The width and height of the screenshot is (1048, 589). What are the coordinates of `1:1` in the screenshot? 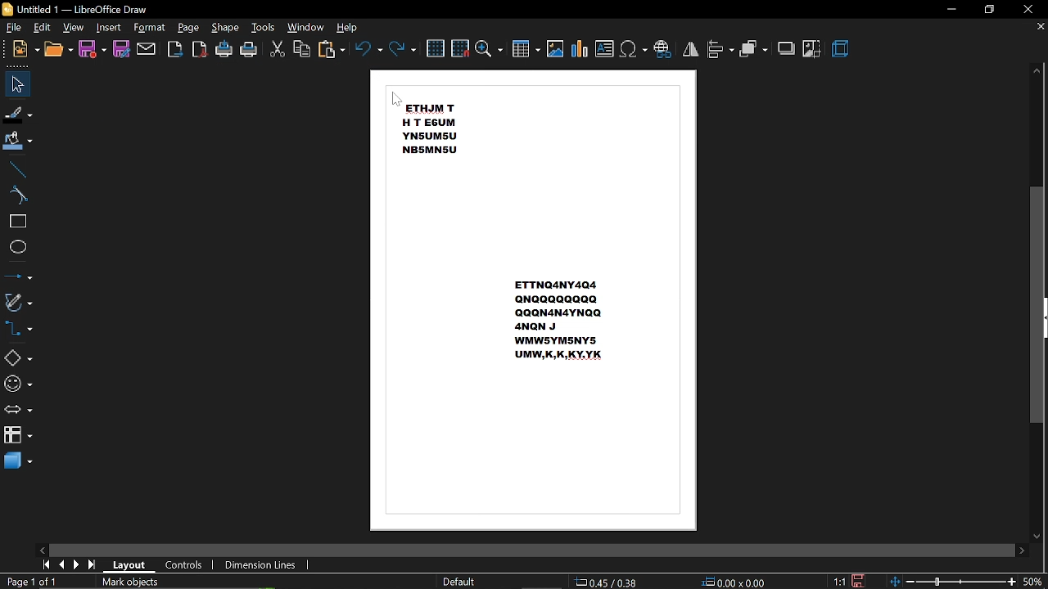 It's located at (838, 581).